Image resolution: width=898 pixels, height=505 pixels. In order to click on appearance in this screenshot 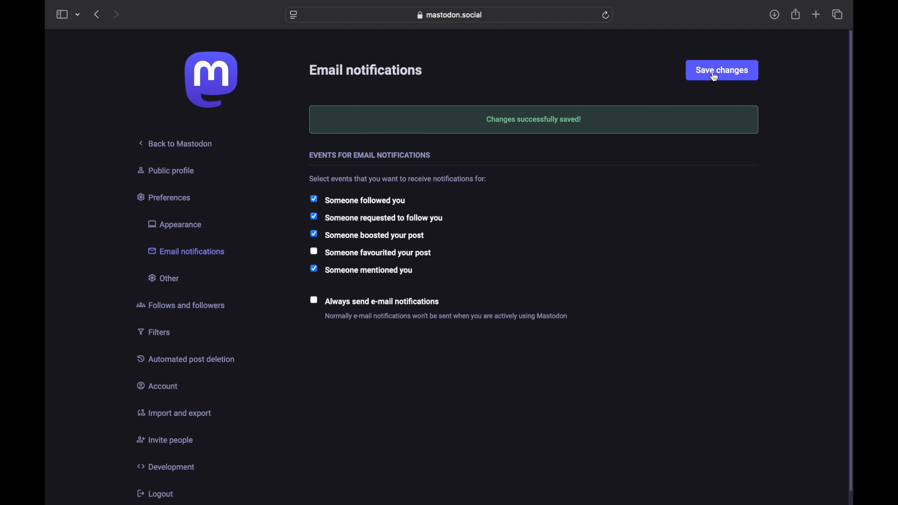, I will do `click(174, 224)`.